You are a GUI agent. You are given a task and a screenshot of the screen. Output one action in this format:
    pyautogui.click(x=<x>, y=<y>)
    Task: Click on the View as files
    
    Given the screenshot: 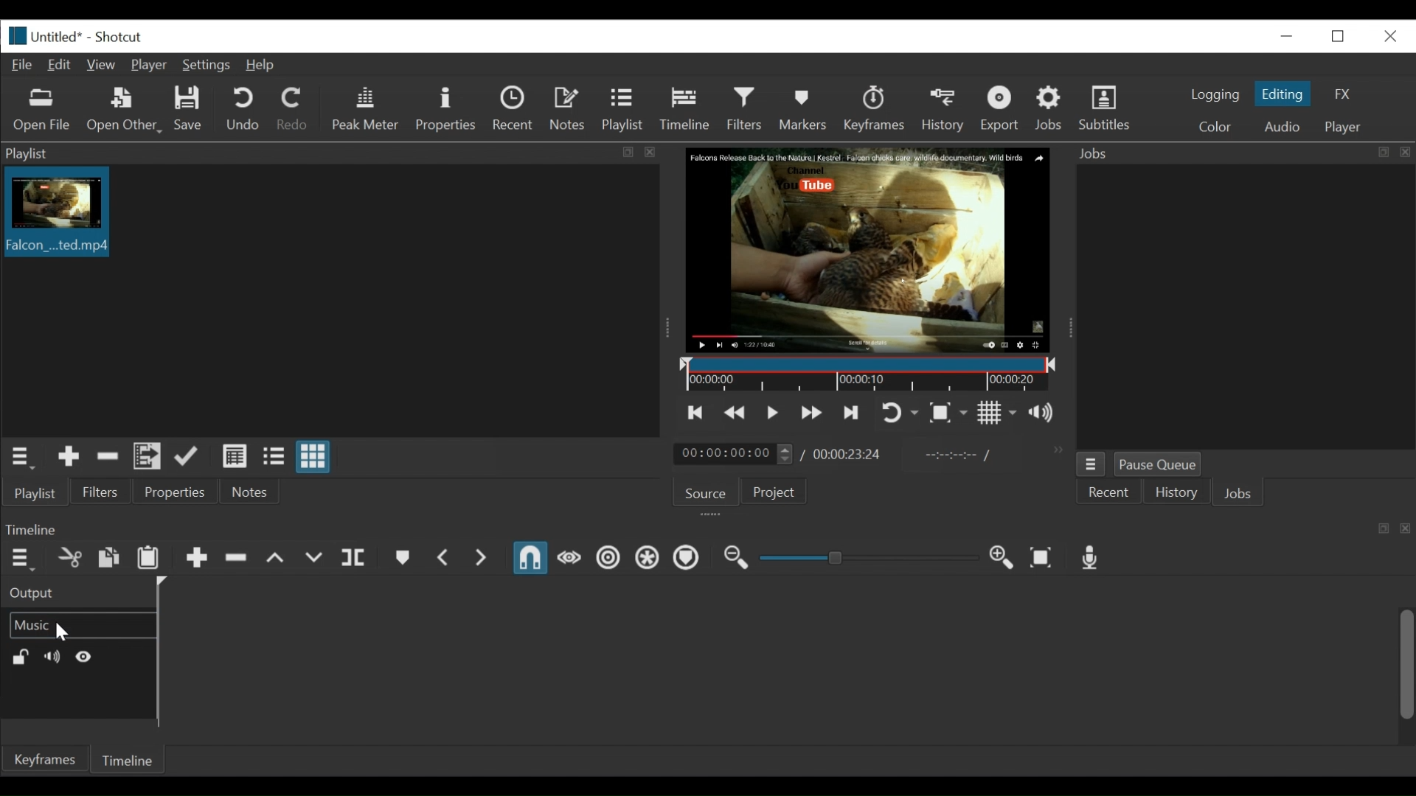 What is the action you would take?
    pyautogui.click(x=274, y=458)
    